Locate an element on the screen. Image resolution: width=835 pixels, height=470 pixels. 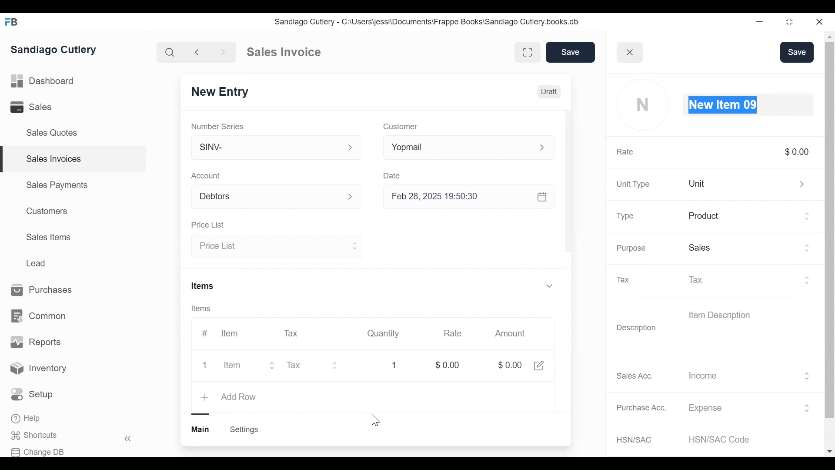
Lead is located at coordinates (37, 262).